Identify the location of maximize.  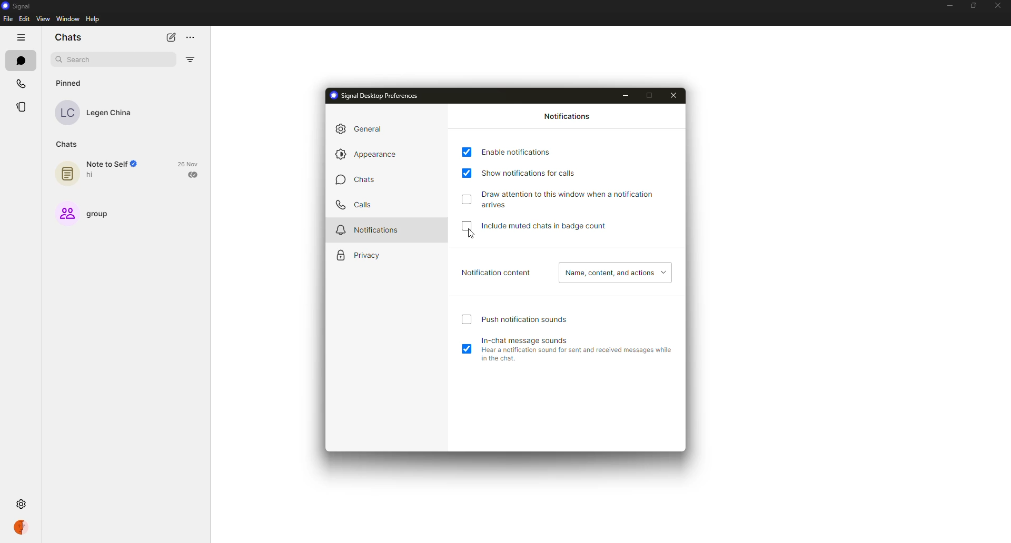
(656, 95).